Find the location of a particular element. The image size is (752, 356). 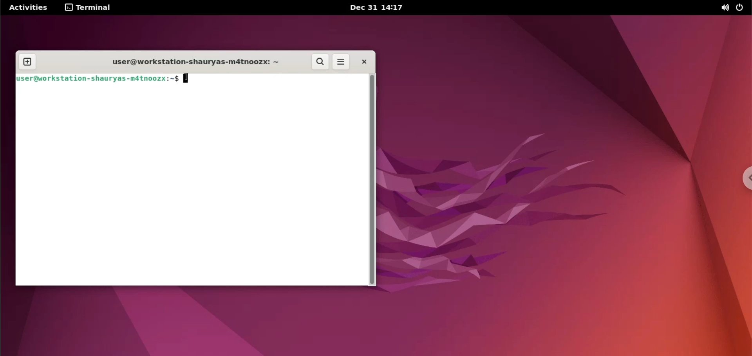

terminal  is located at coordinates (89, 8).